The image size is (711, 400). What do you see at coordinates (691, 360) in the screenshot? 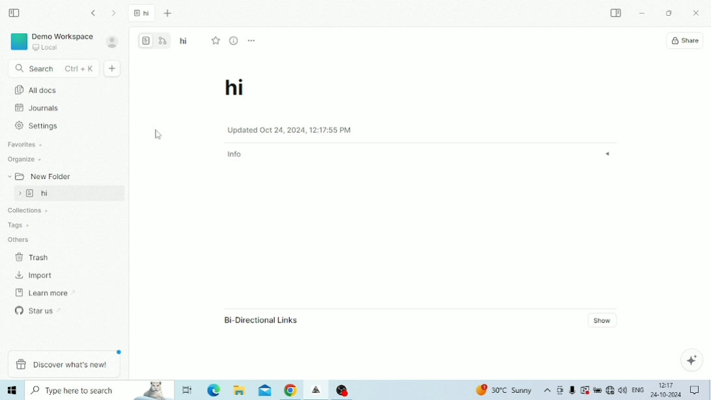
I see `Affine AI` at bounding box center [691, 360].